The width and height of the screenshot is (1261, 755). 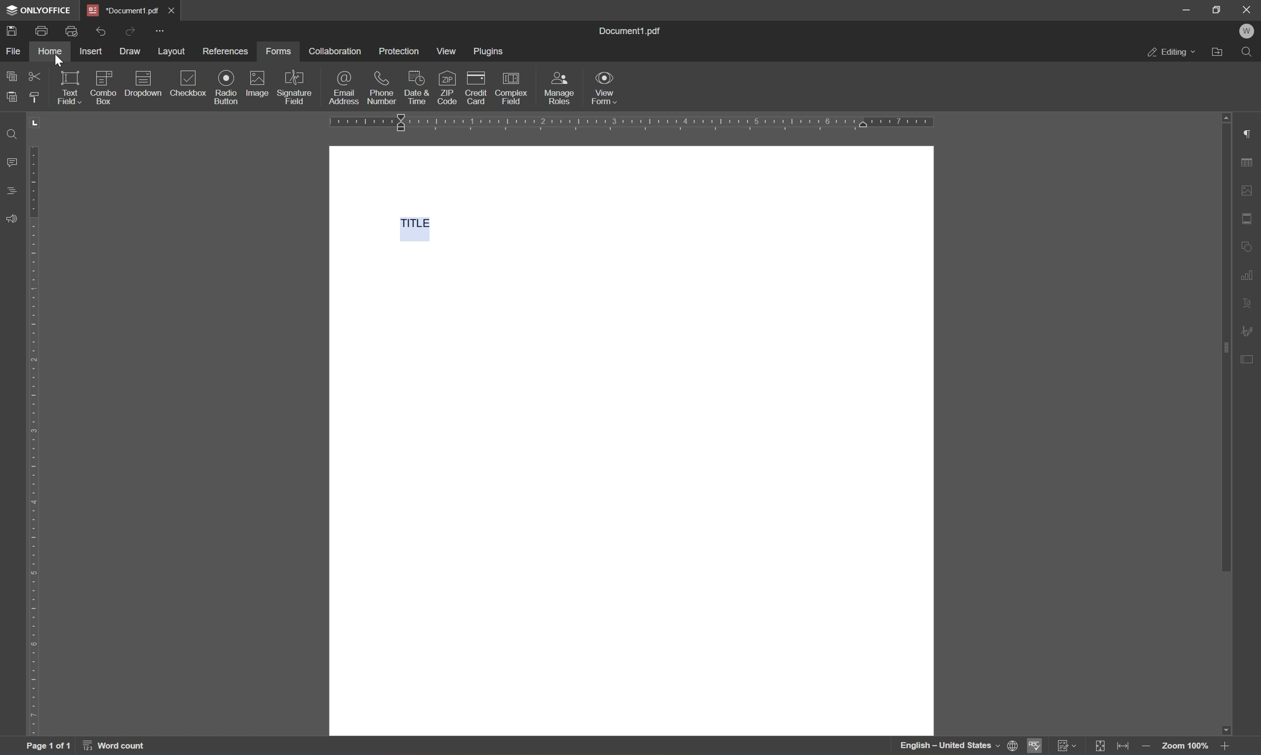 I want to click on fit to width, so click(x=1125, y=746).